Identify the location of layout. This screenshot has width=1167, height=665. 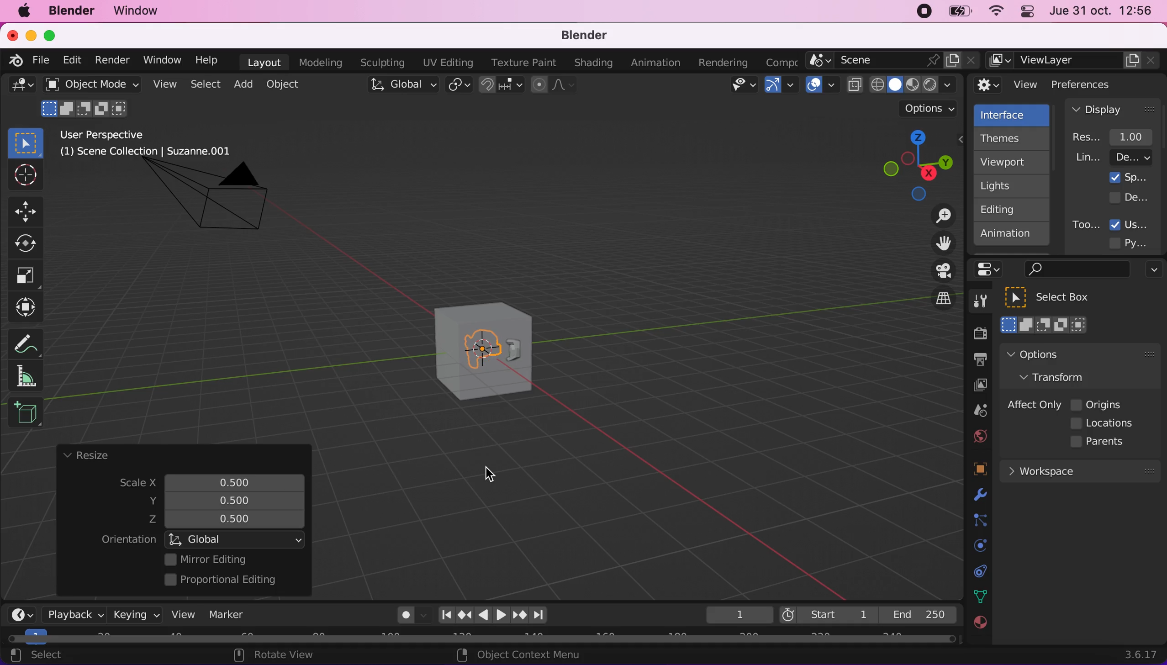
(264, 62).